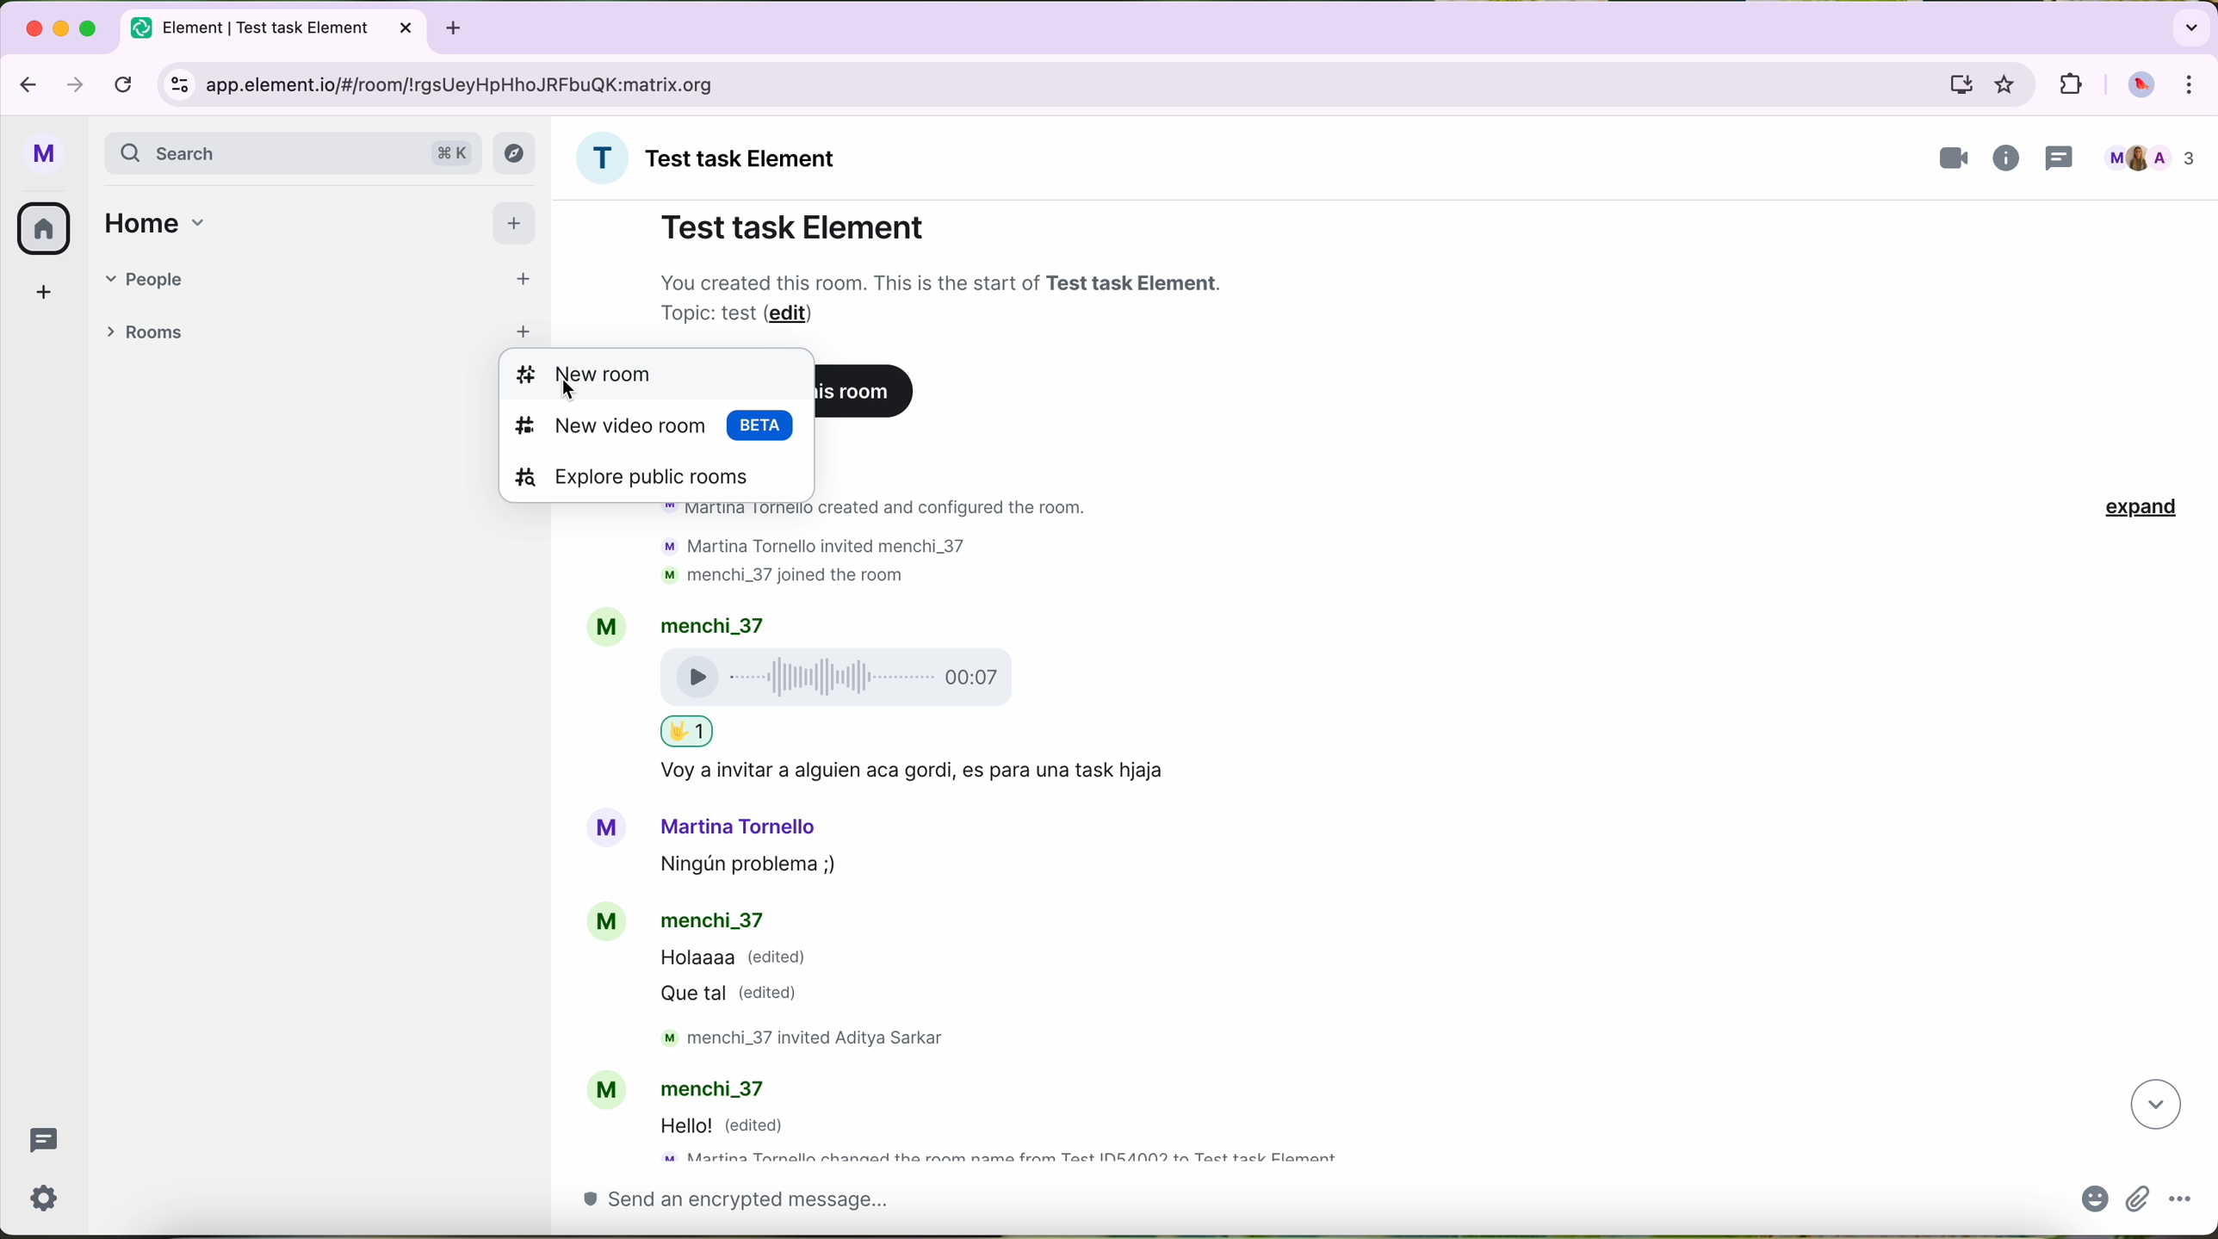 The height and width of the screenshot is (1239, 2218). I want to click on text, so click(827, 1038).